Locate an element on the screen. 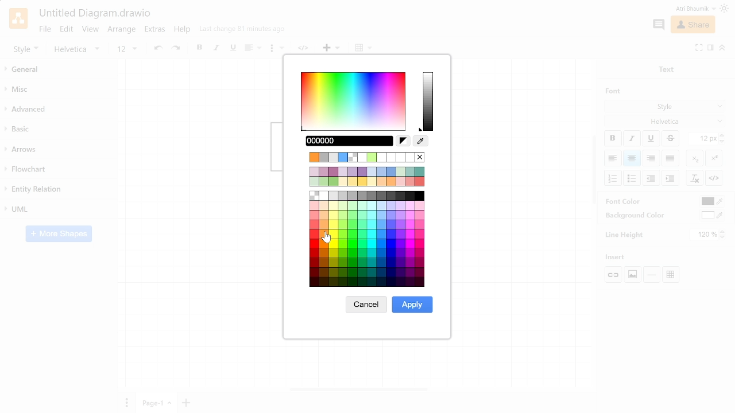  Underline is located at coordinates (652, 139).